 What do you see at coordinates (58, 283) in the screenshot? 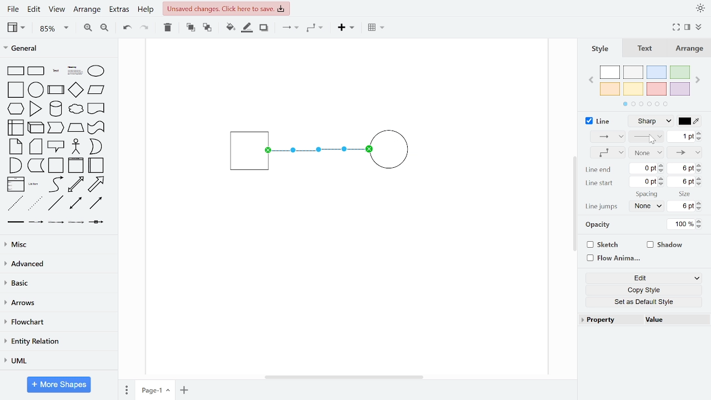
I see `basic` at bounding box center [58, 283].